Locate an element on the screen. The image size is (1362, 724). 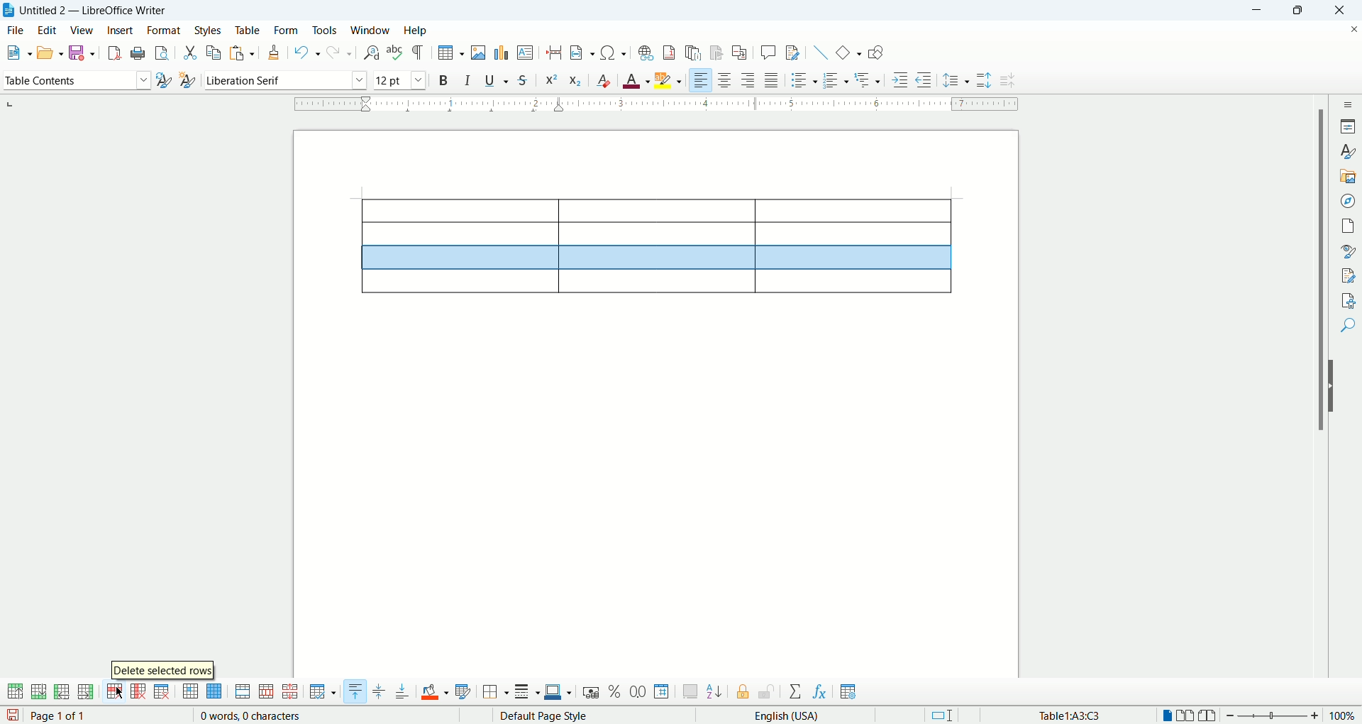
style police is located at coordinates (1346, 252).